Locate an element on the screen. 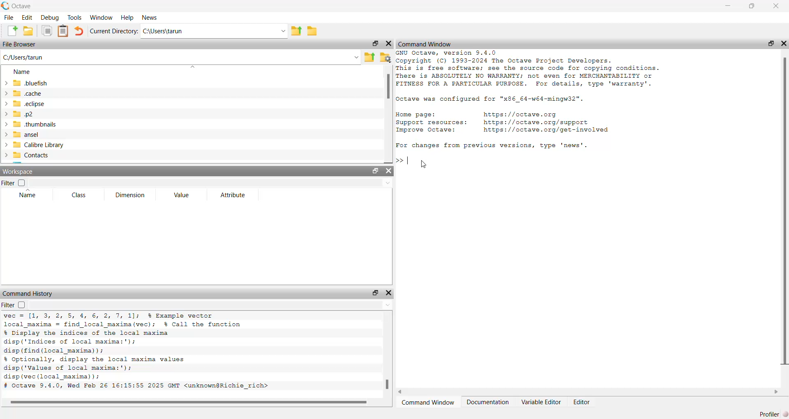 This screenshot has width=789, height=419. Undock Widget is located at coordinates (375, 44).